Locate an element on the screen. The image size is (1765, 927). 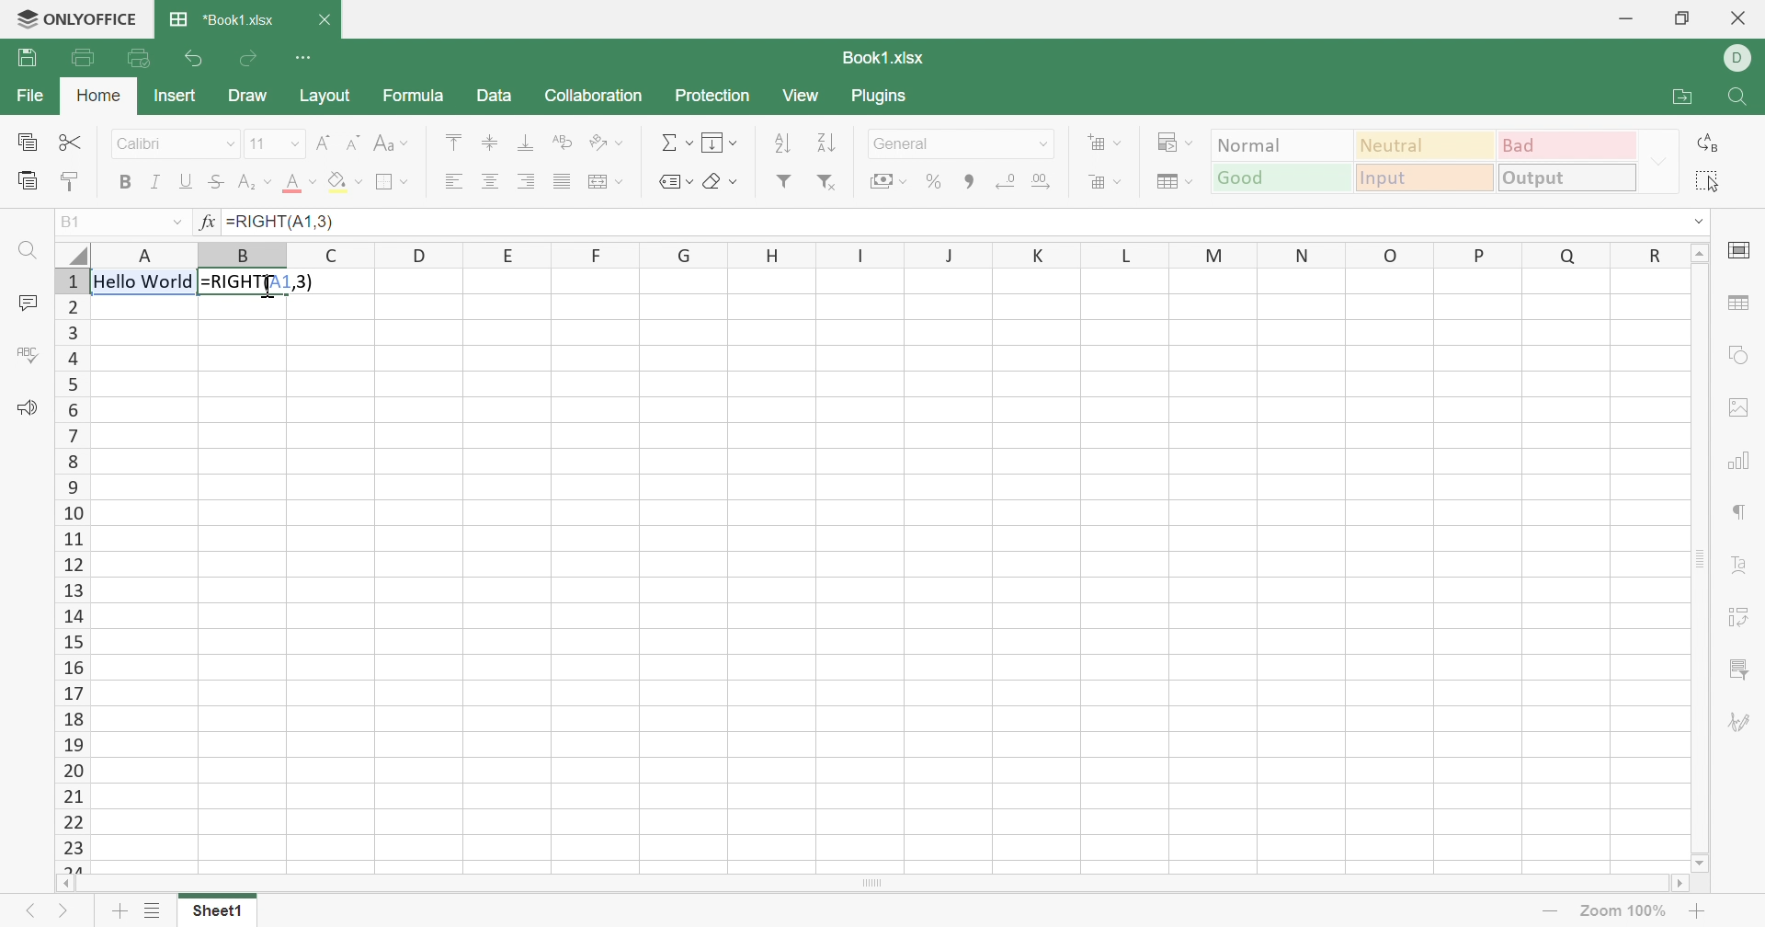
=RIGHT(A1,3) is located at coordinates (262, 280).